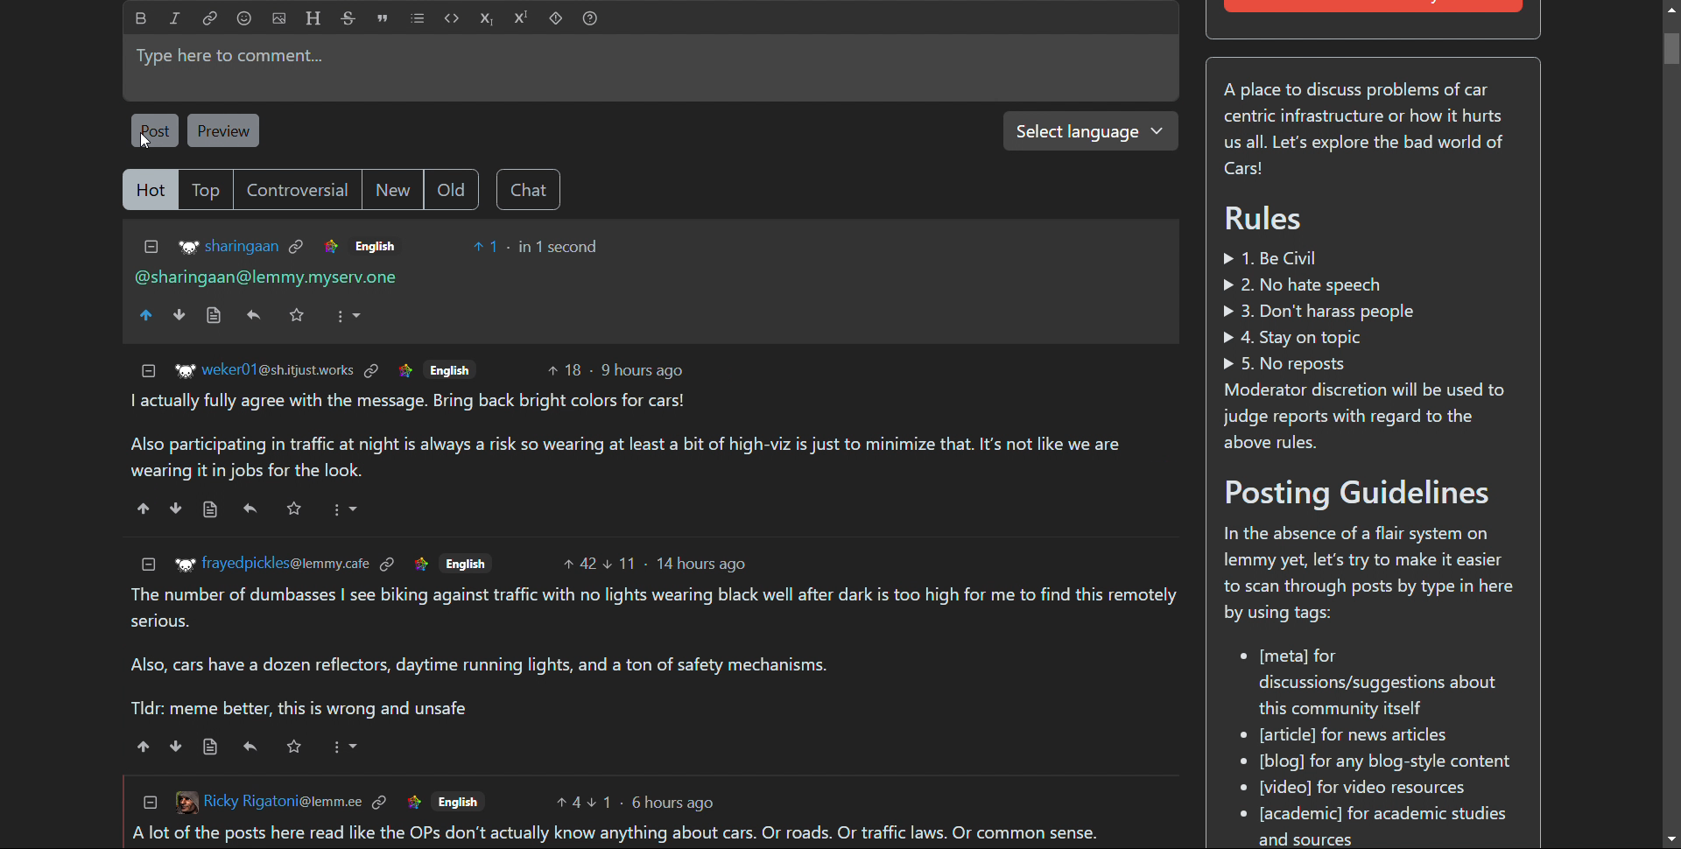 Image resolution: width=1681 pixels, height=849 pixels. What do you see at coordinates (312, 18) in the screenshot?
I see `header` at bounding box center [312, 18].